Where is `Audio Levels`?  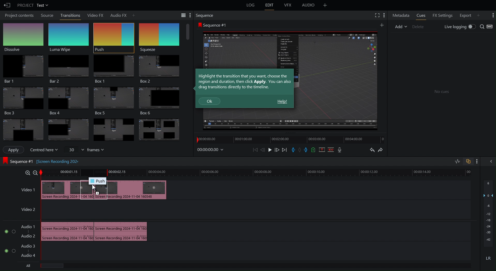
Audio Levels is located at coordinates (489, 224).